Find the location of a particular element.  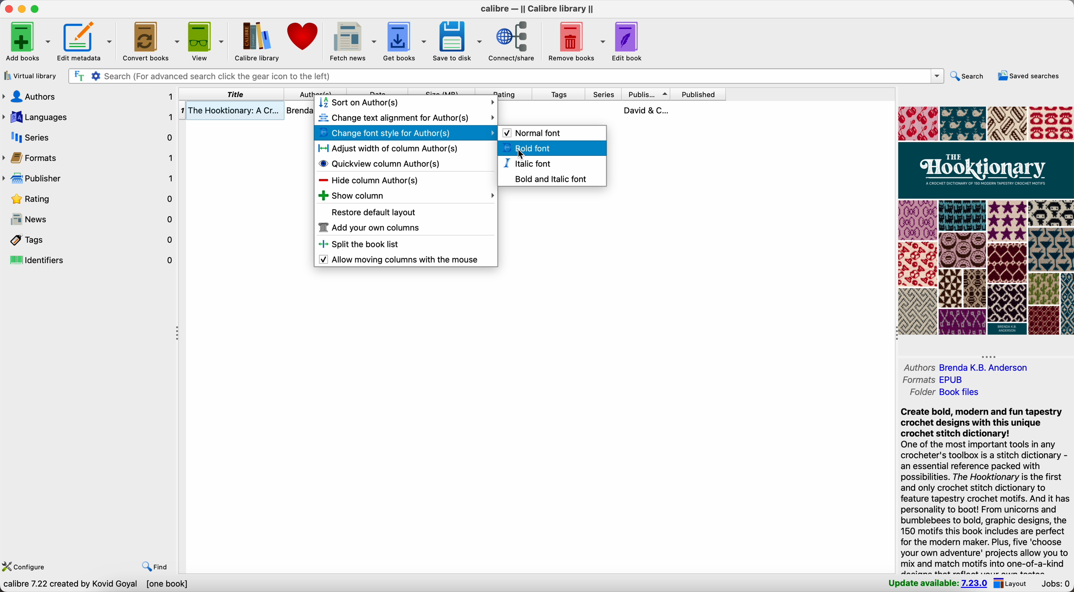

click on change front style for author(s) is located at coordinates (406, 134).